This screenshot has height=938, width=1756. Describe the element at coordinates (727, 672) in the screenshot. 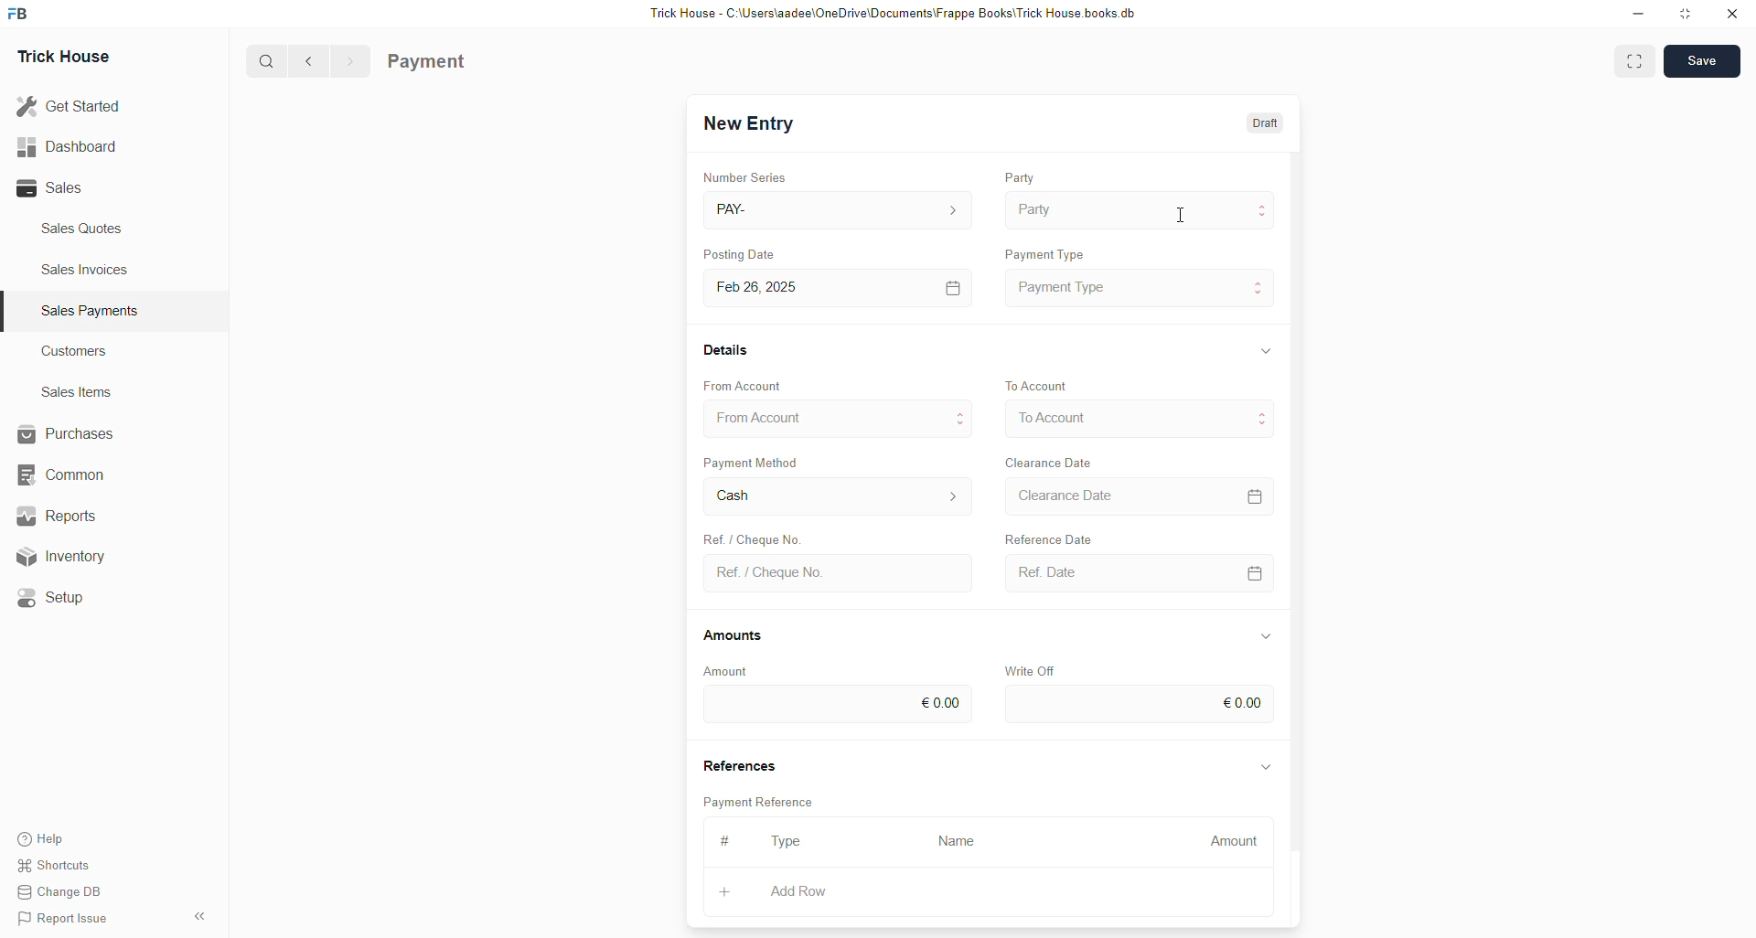

I see `Amount` at that location.